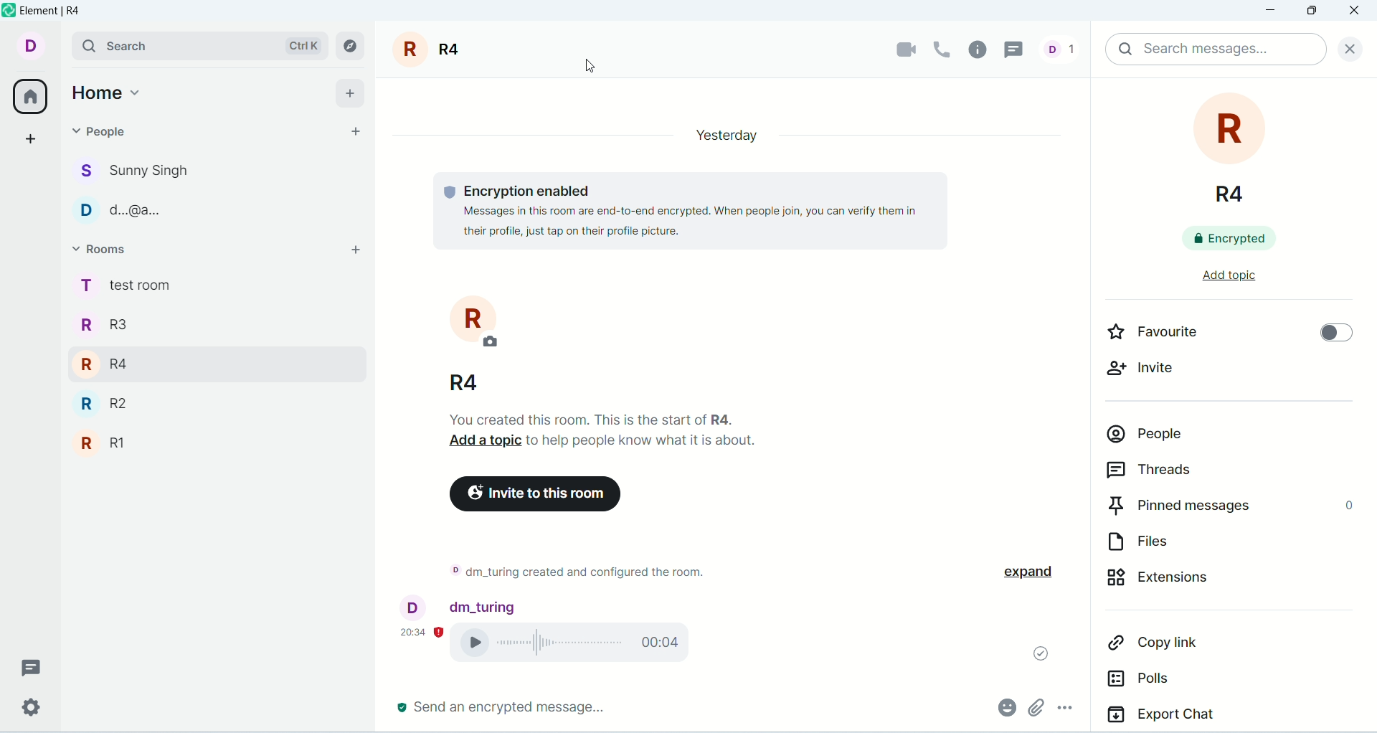 The width and height of the screenshot is (1377, 733). I want to click on invite to room, so click(536, 494).